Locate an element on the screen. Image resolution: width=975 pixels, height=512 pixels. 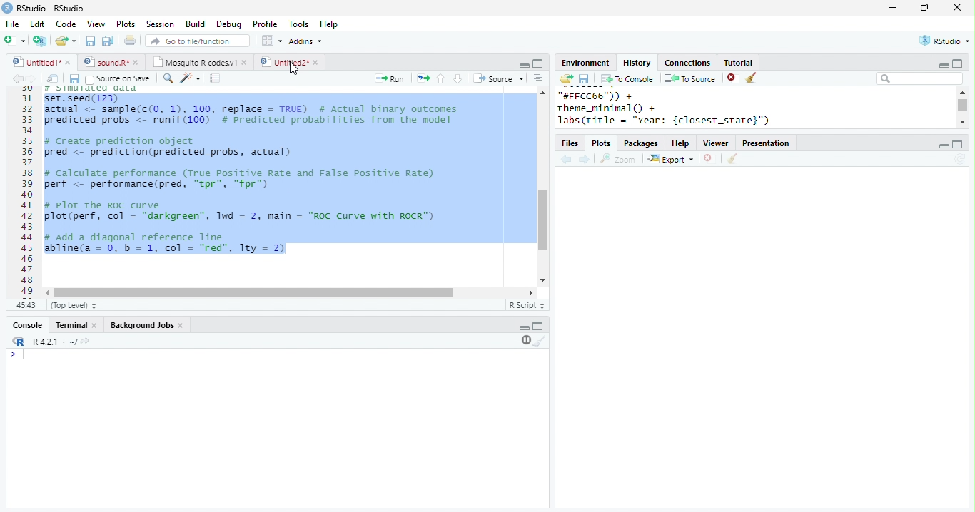
scroll right is located at coordinates (528, 292).